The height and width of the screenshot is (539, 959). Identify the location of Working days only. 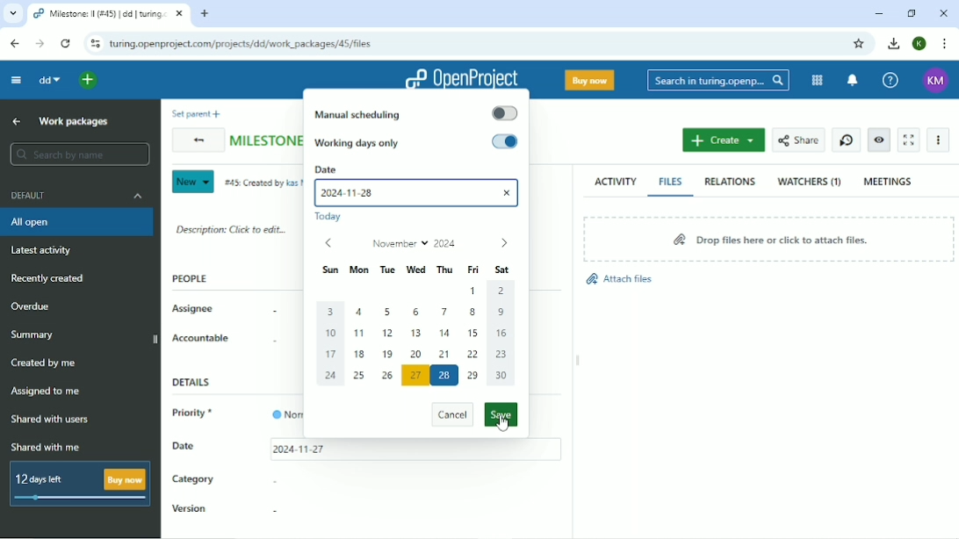
(360, 143).